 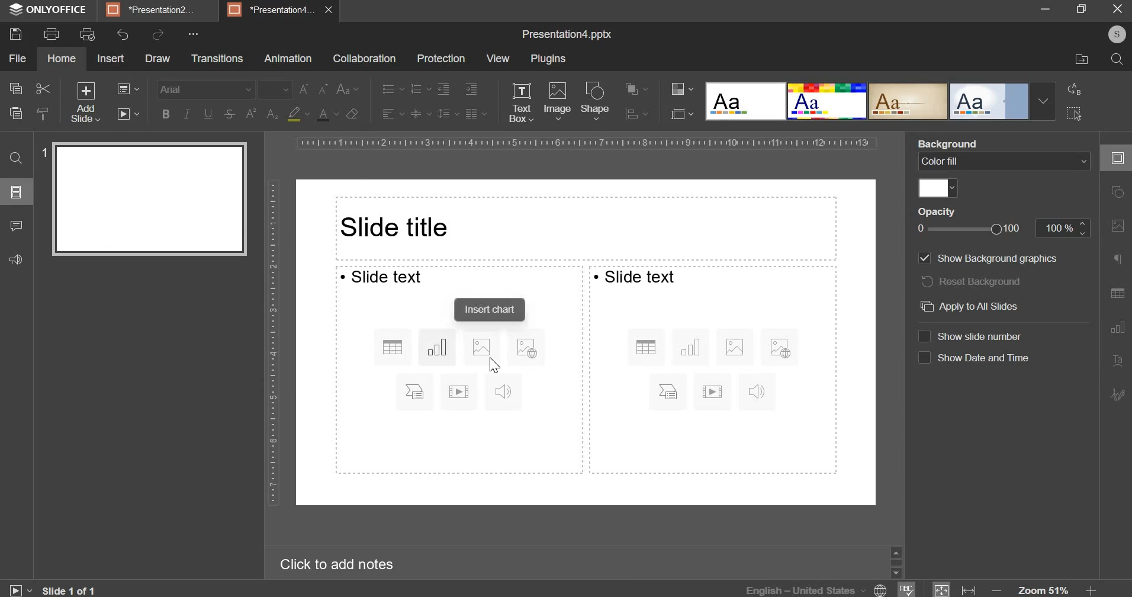 I want to click on cursor, so click(x=496, y=367).